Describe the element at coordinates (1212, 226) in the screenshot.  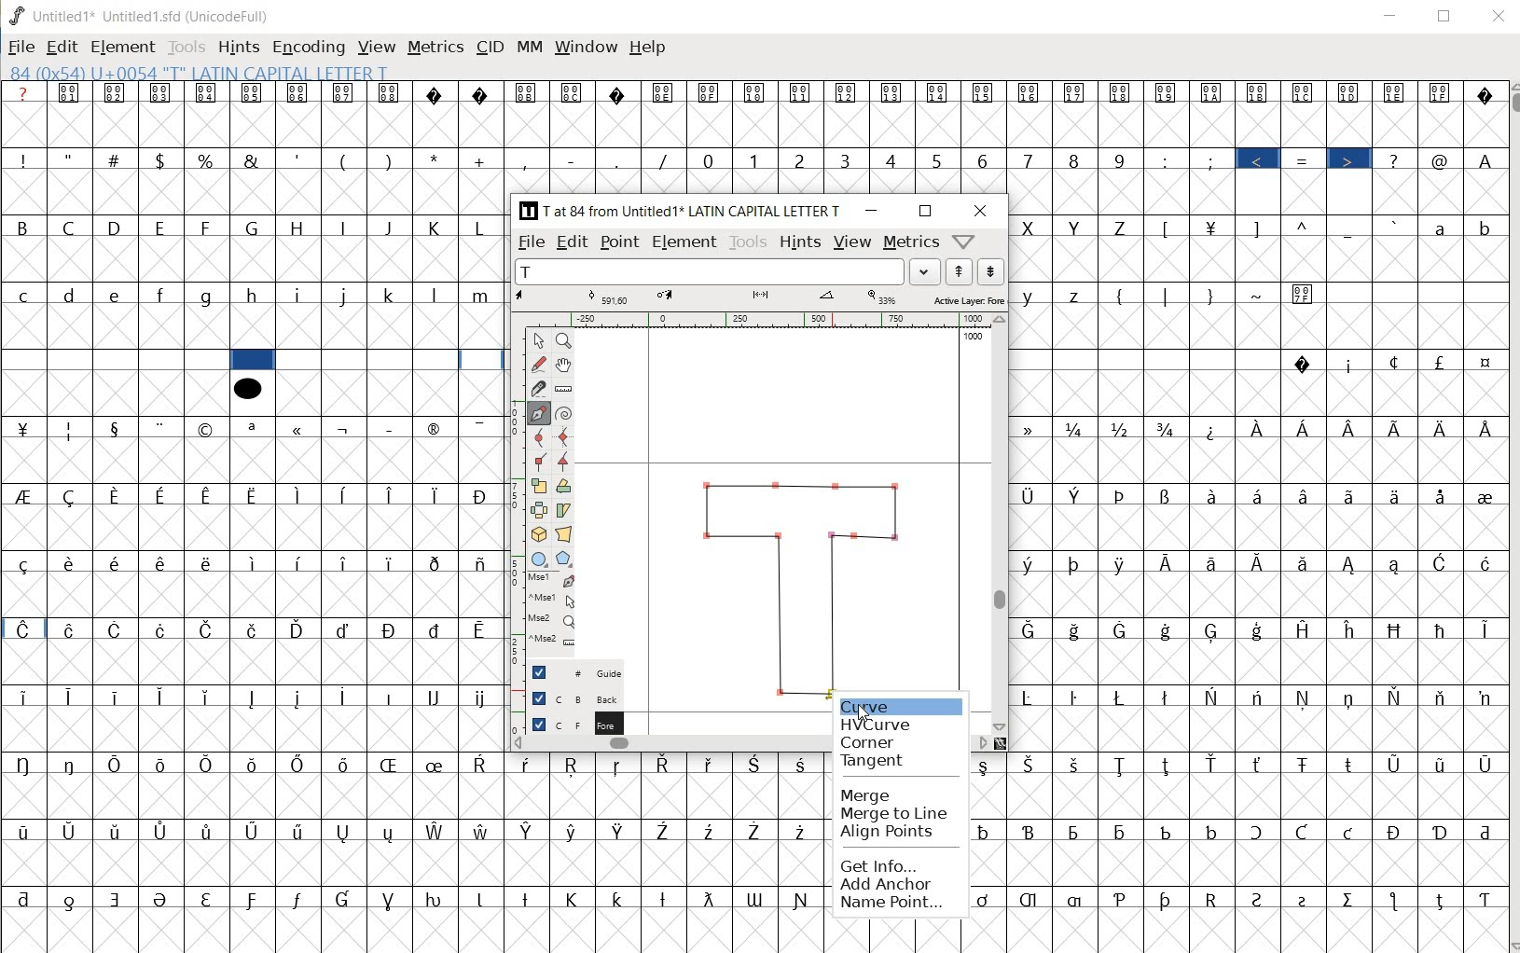
I see `Symbol` at that location.